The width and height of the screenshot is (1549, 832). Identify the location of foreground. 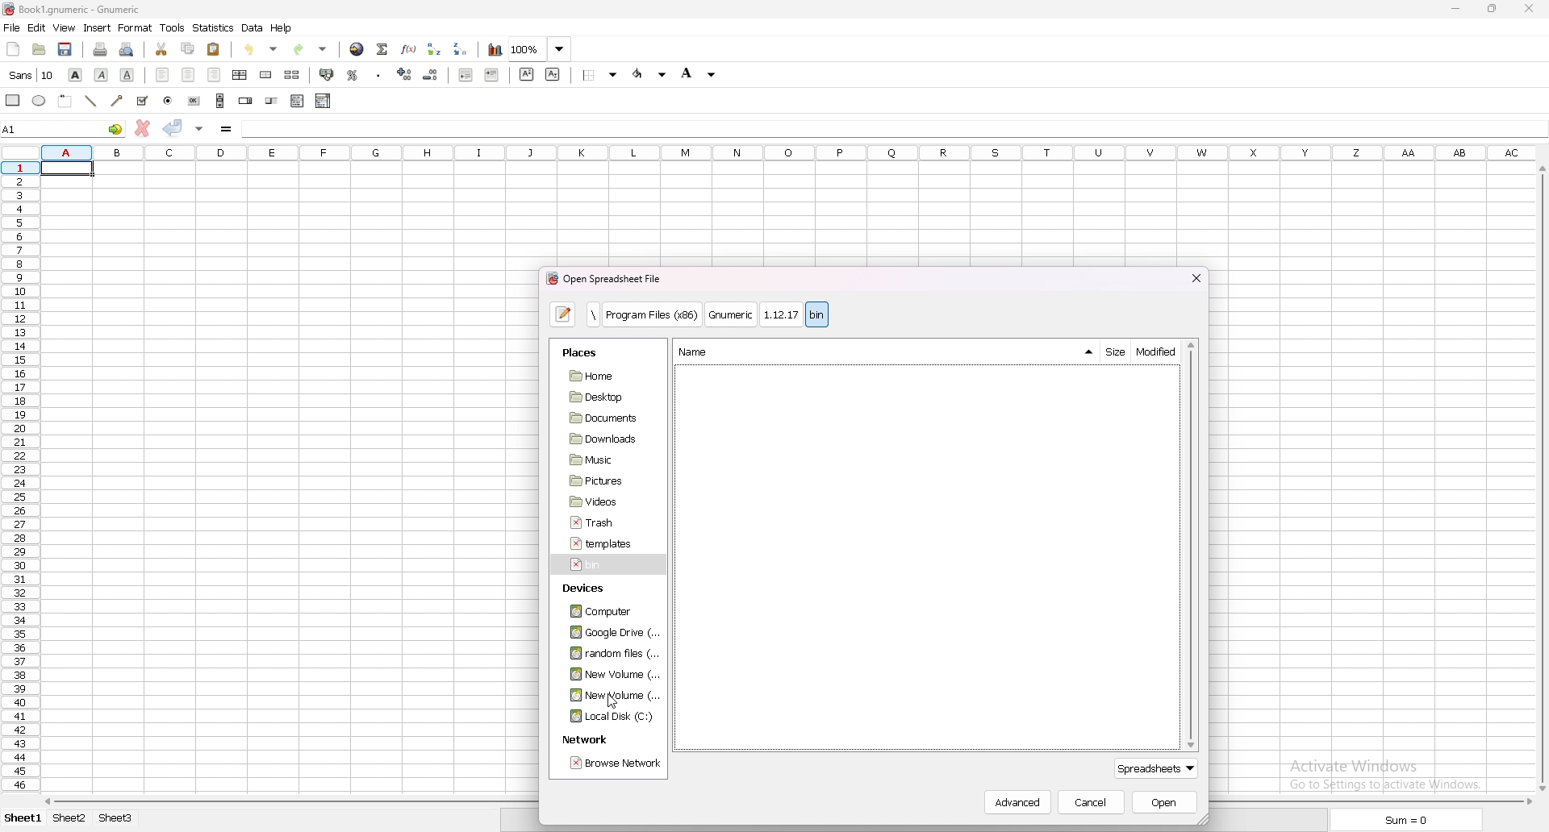
(651, 74).